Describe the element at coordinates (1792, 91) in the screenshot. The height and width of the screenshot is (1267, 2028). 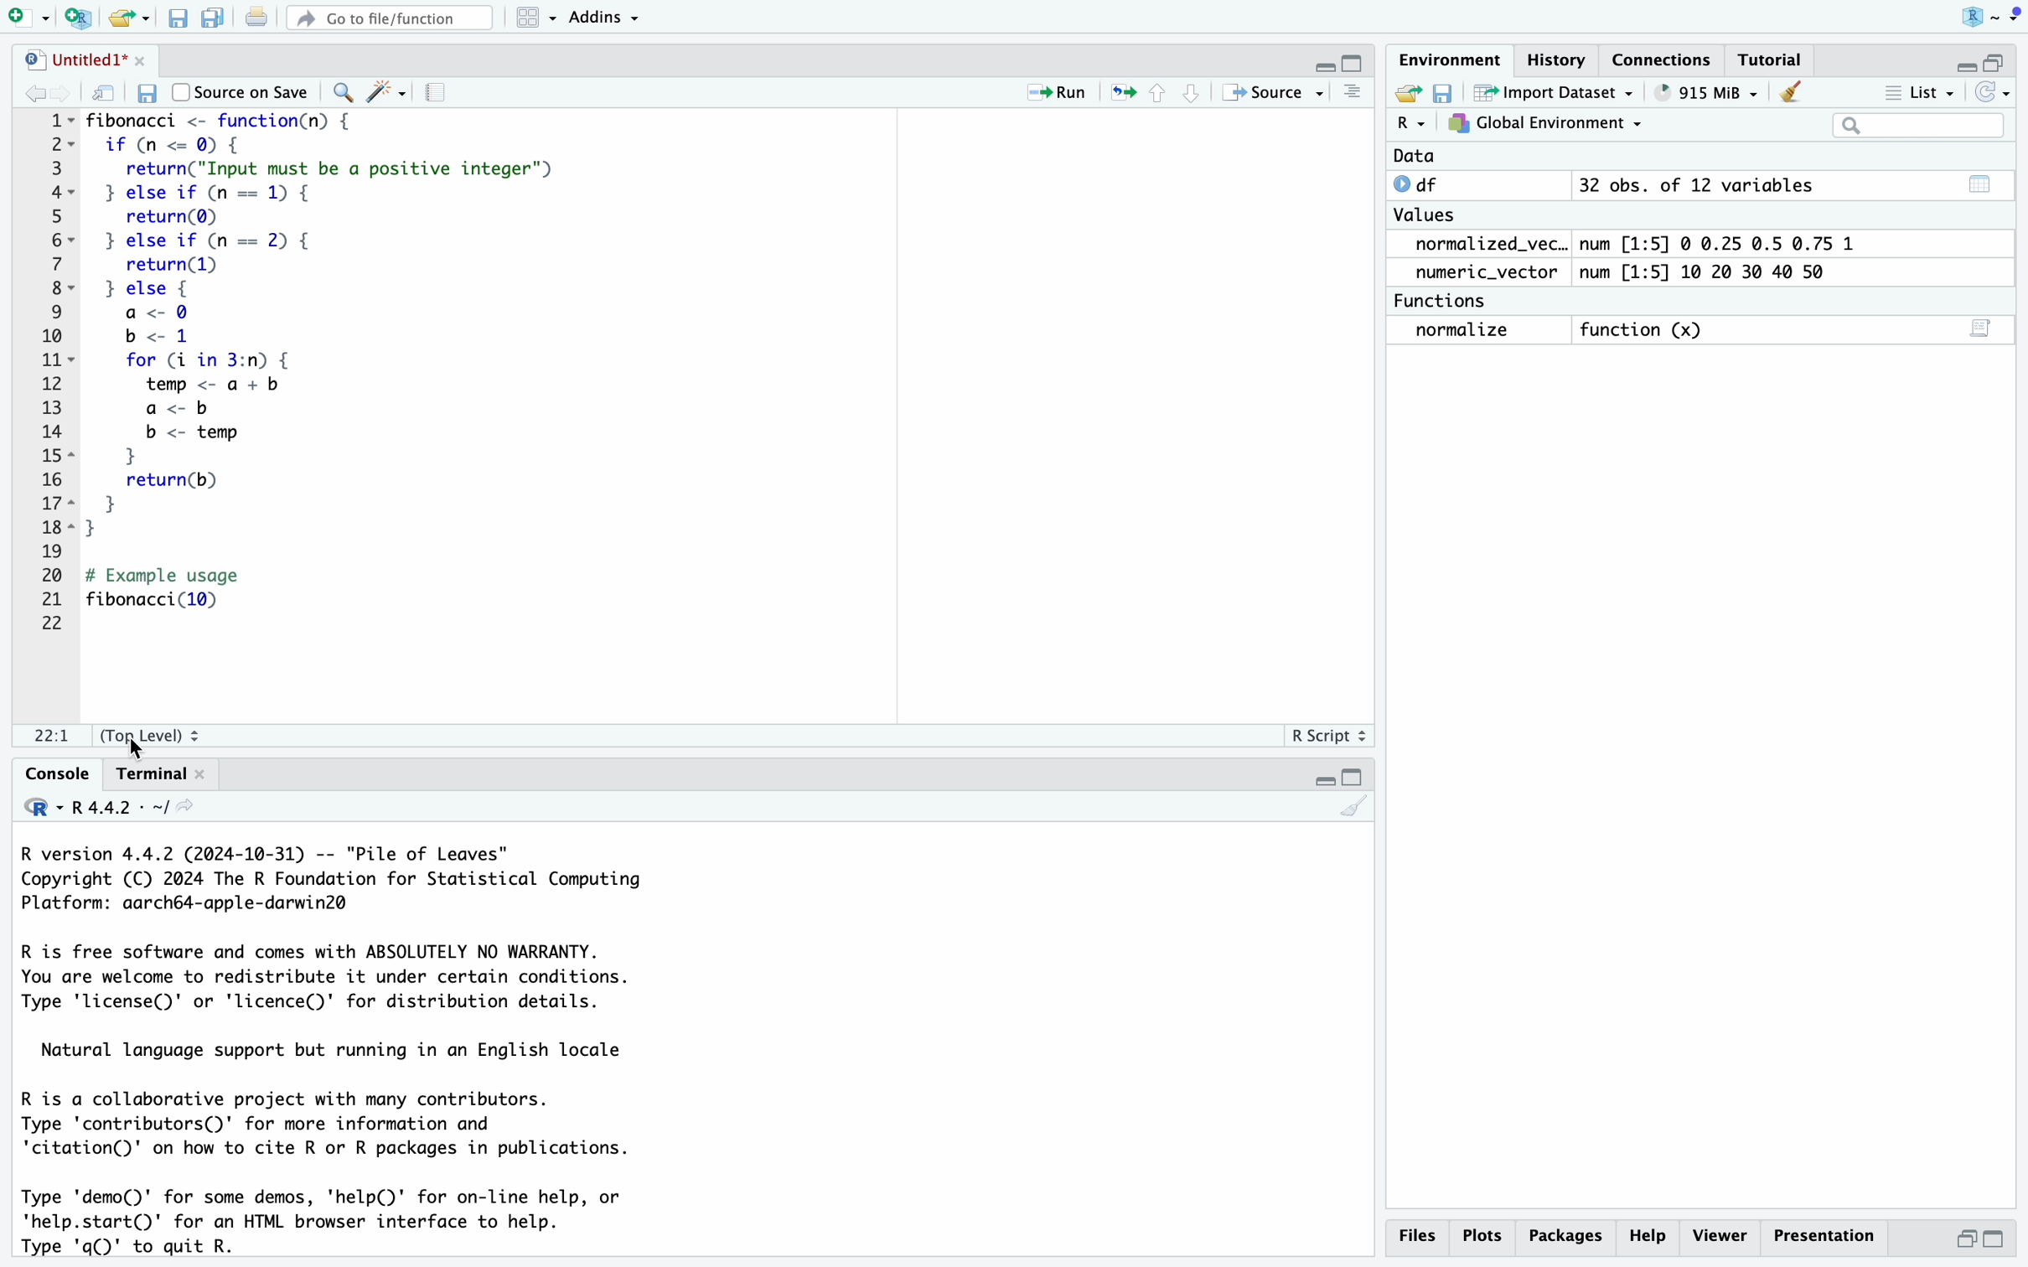
I see `clear objects from the workspace` at that location.